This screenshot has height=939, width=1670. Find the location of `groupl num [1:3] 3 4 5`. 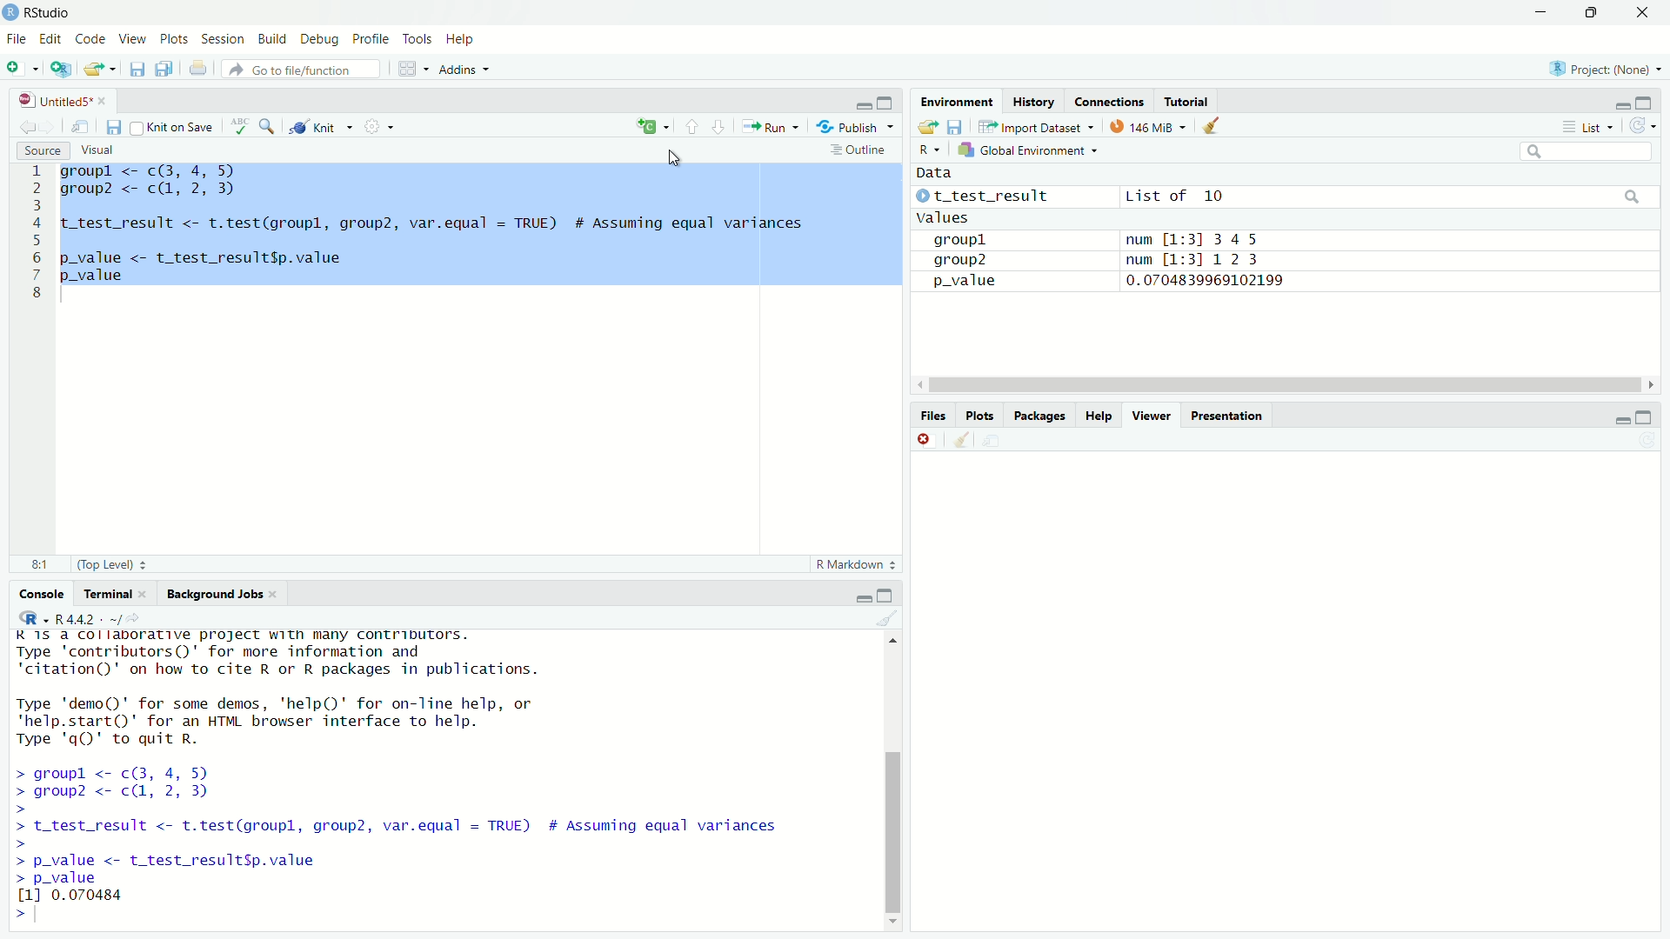

groupl num [1:3] 3 4 5 is located at coordinates (1092, 238).